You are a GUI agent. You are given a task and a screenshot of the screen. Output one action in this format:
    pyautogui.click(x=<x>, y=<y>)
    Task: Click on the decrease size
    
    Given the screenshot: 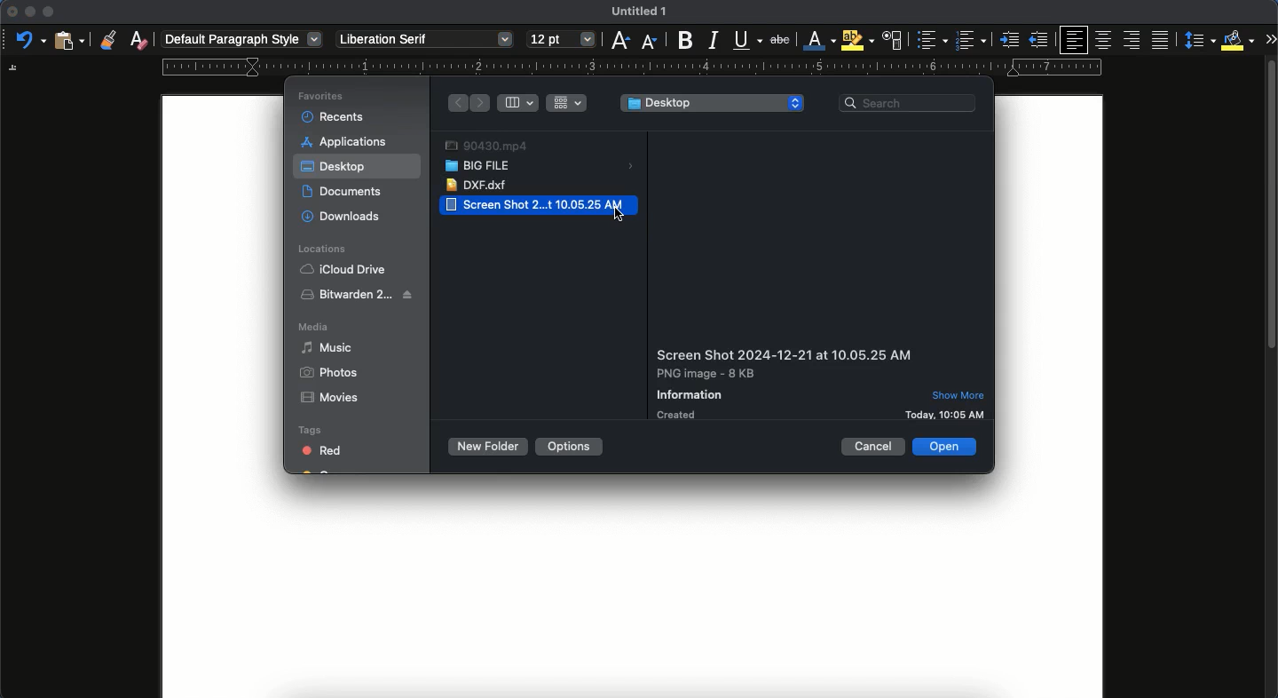 What is the action you would take?
    pyautogui.click(x=650, y=43)
    